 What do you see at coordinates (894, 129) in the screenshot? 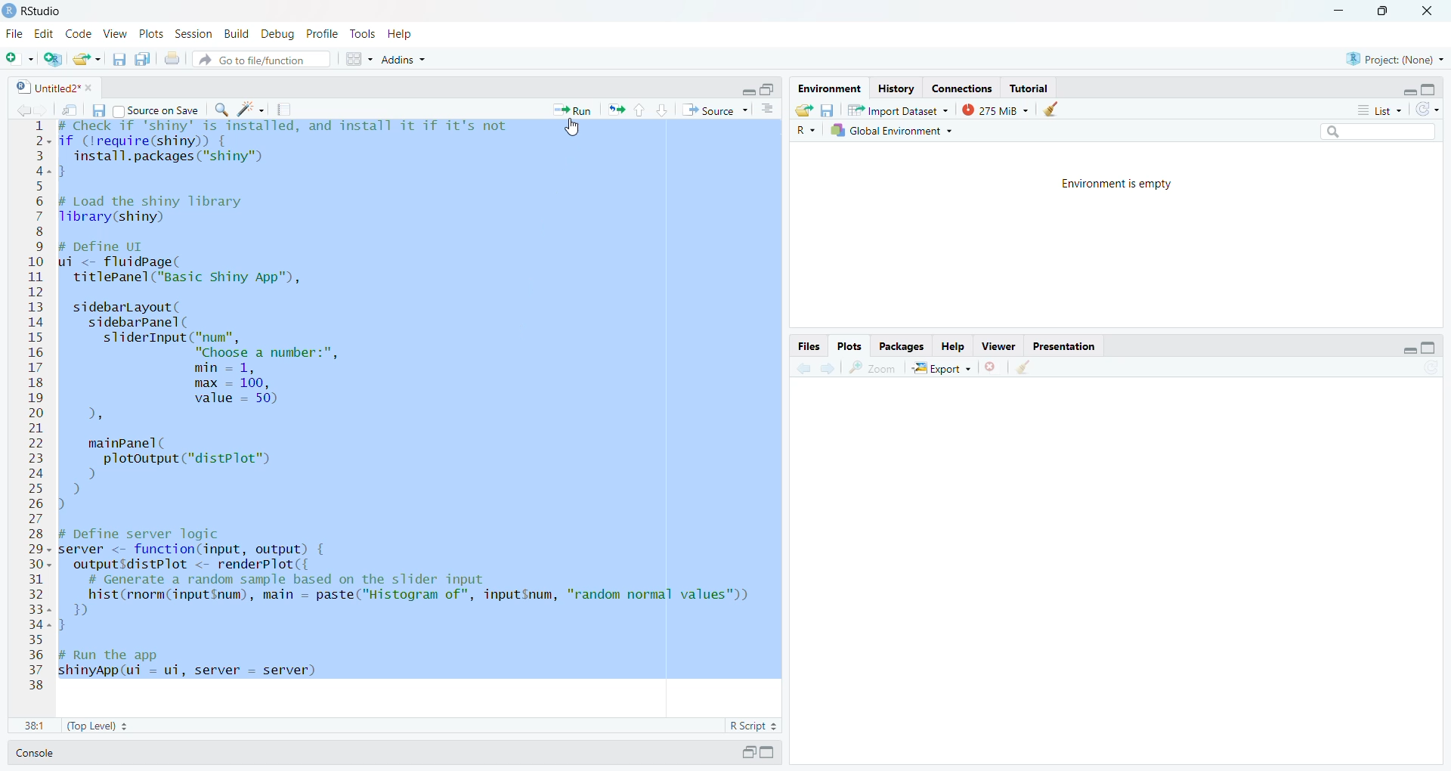
I see `Global Environment` at bounding box center [894, 129].